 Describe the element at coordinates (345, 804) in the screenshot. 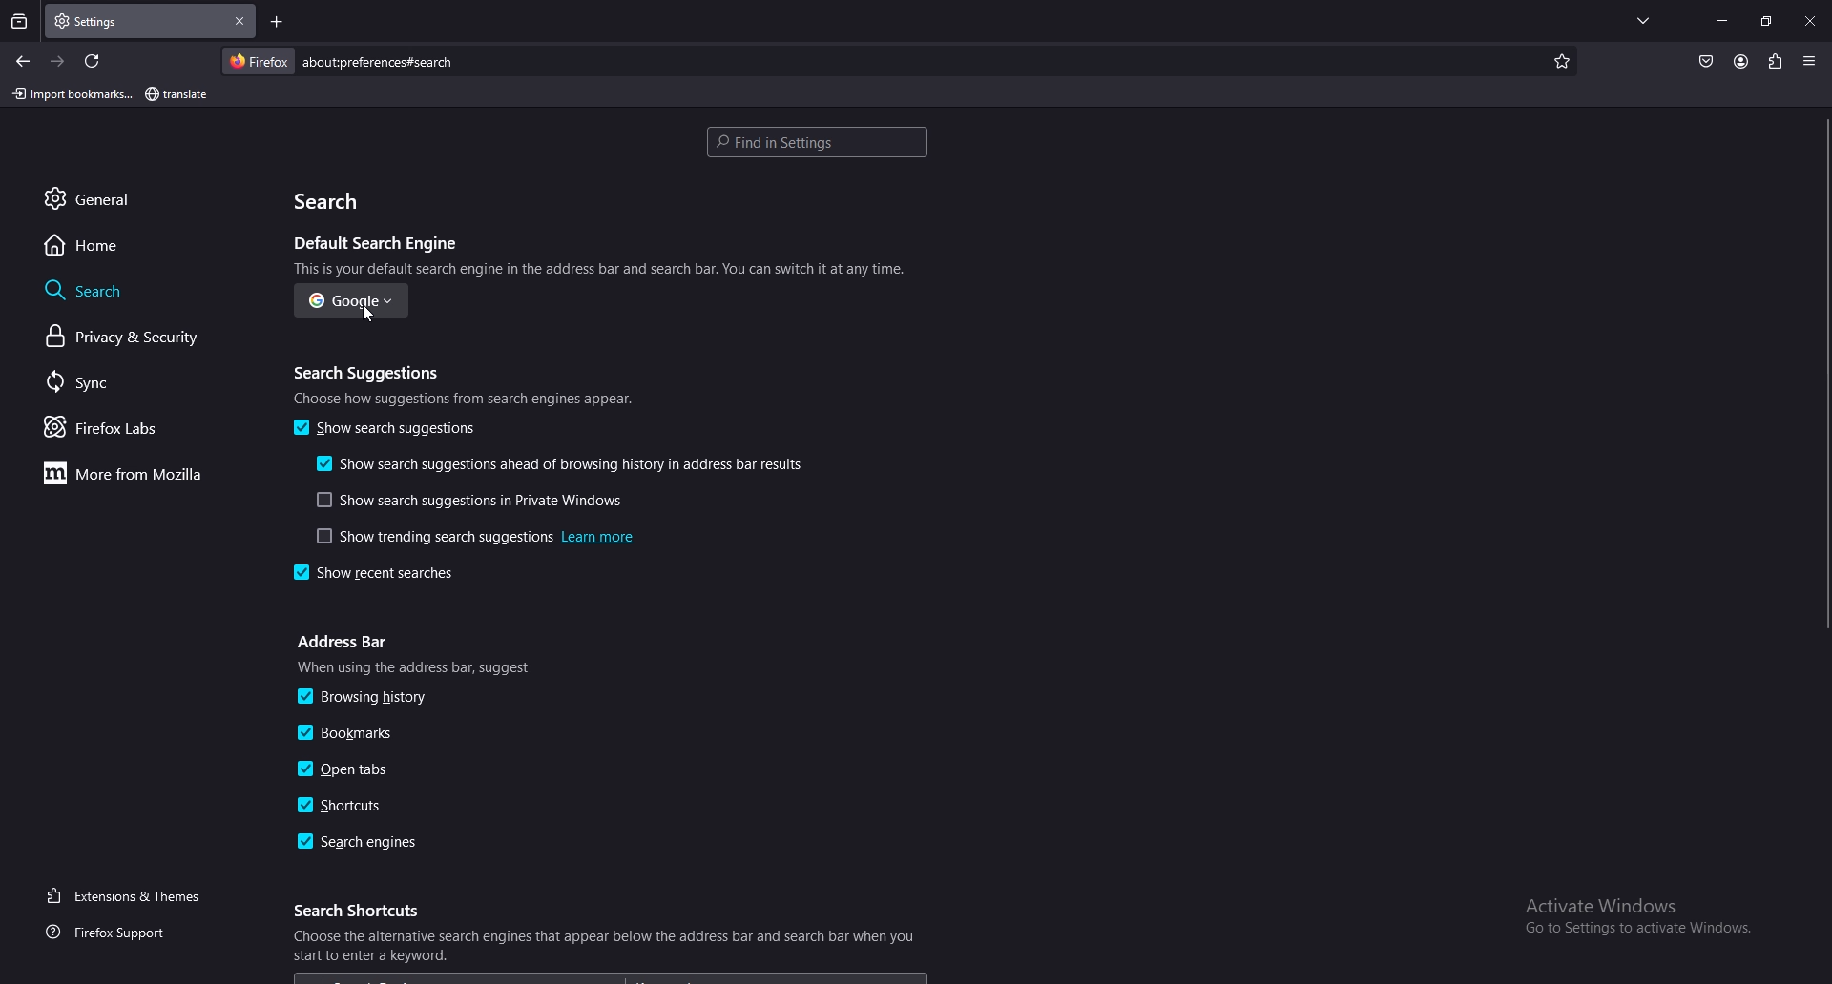

I see `shortcuts` at that location.